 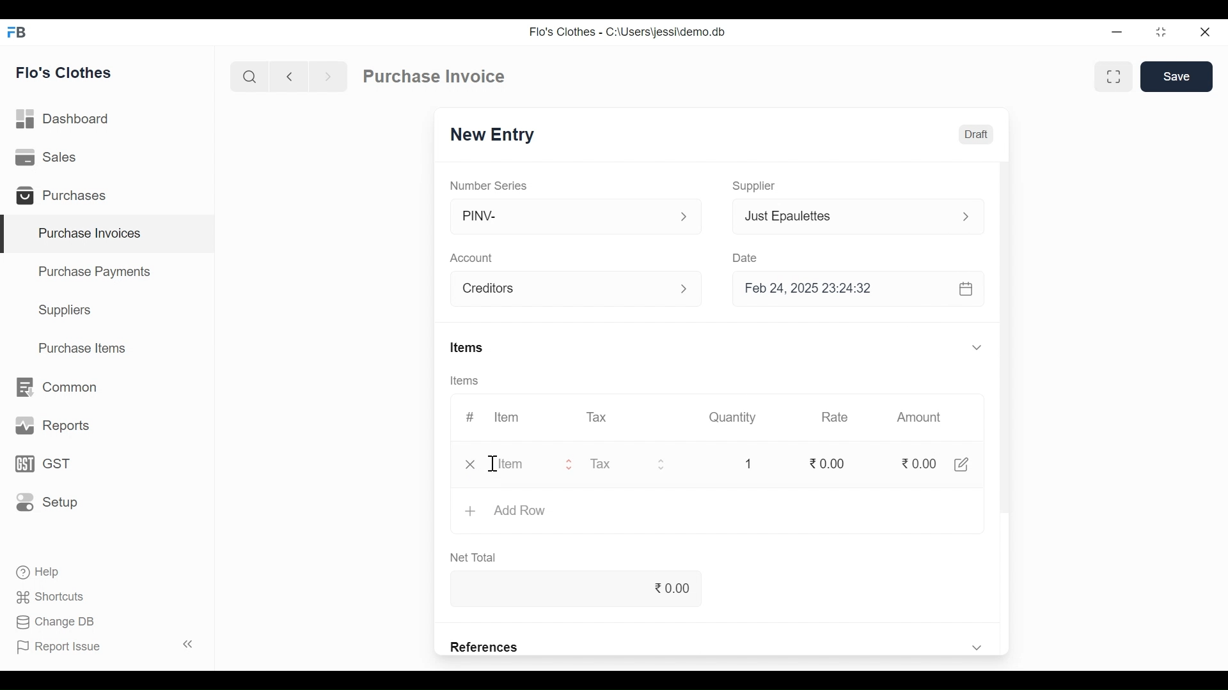 What do you see at coordinates (842, 216) in the screenshot?
I see `Just Epaulettes` at bounding box center [842, 216].